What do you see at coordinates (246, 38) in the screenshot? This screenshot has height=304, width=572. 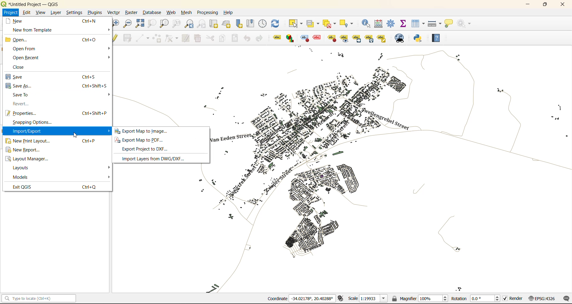 I see `undo` at bounding box center [246, 38].